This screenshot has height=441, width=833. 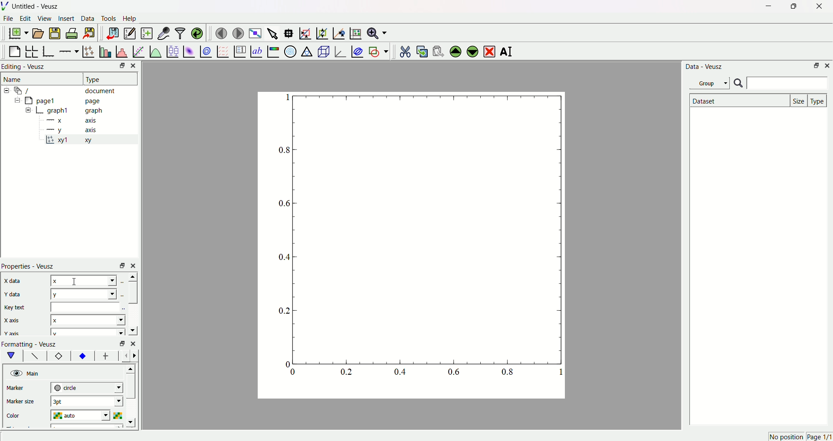 I want to click on move down, so click(x=132, y=330).